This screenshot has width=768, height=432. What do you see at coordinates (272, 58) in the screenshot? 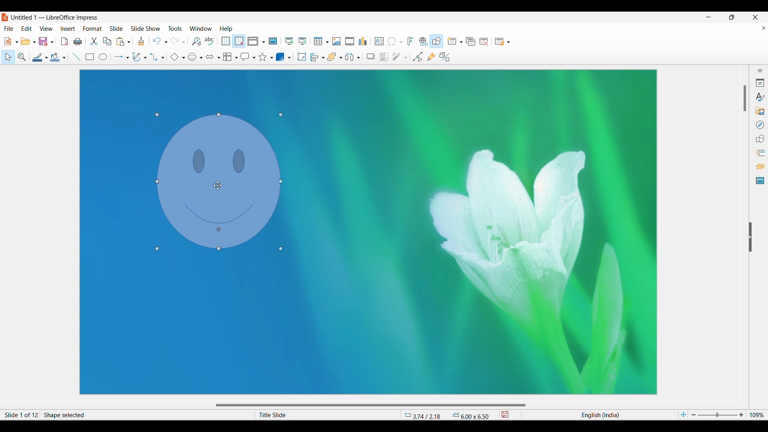
I see `Star and banner options` at bounding box center [272, 58].